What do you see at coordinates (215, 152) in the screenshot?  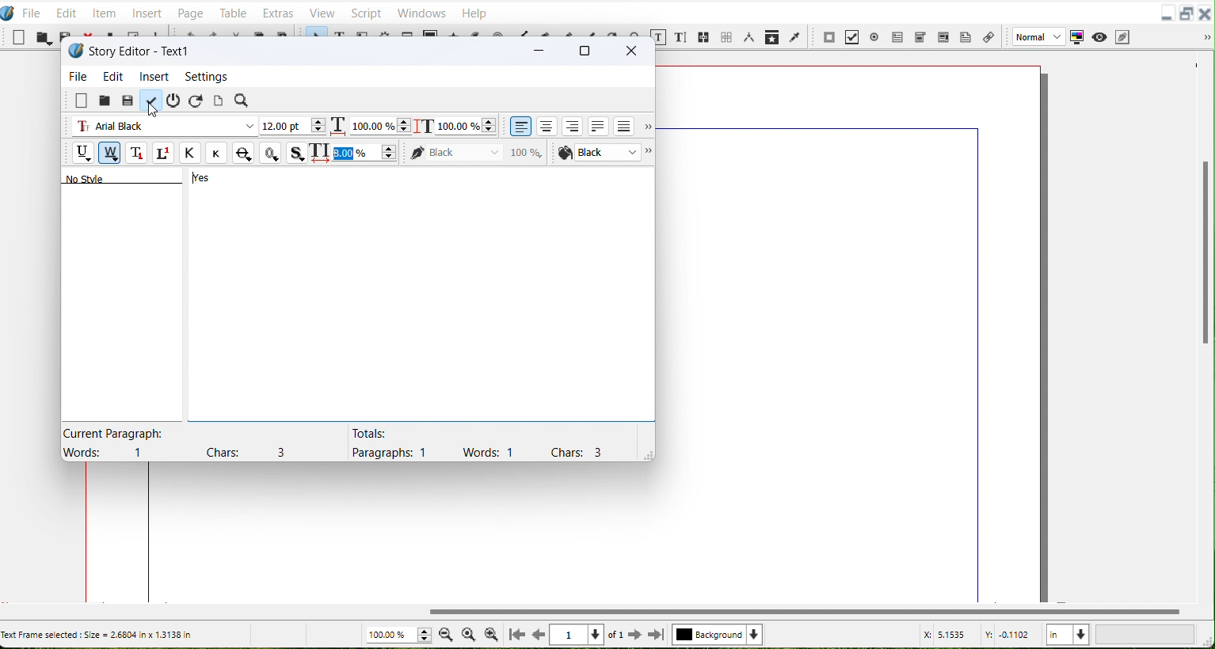 I see `Small caps` at bounding box center [215, 152].